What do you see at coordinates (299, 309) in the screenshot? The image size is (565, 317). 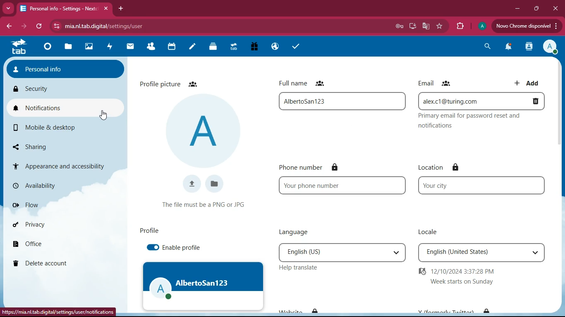 I see `website` at bounding box center [299, 309].